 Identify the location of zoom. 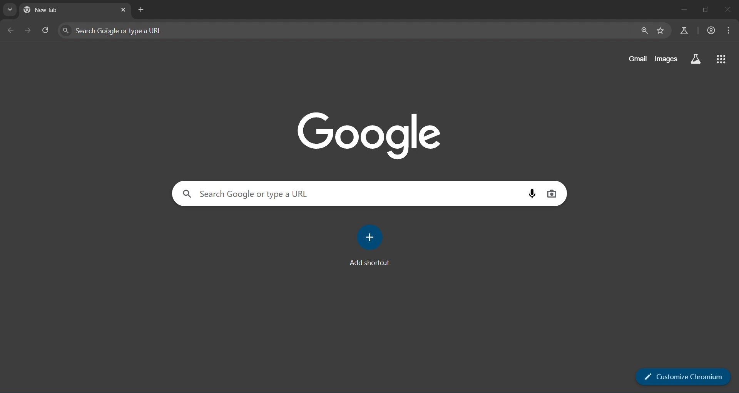
(645, 32).